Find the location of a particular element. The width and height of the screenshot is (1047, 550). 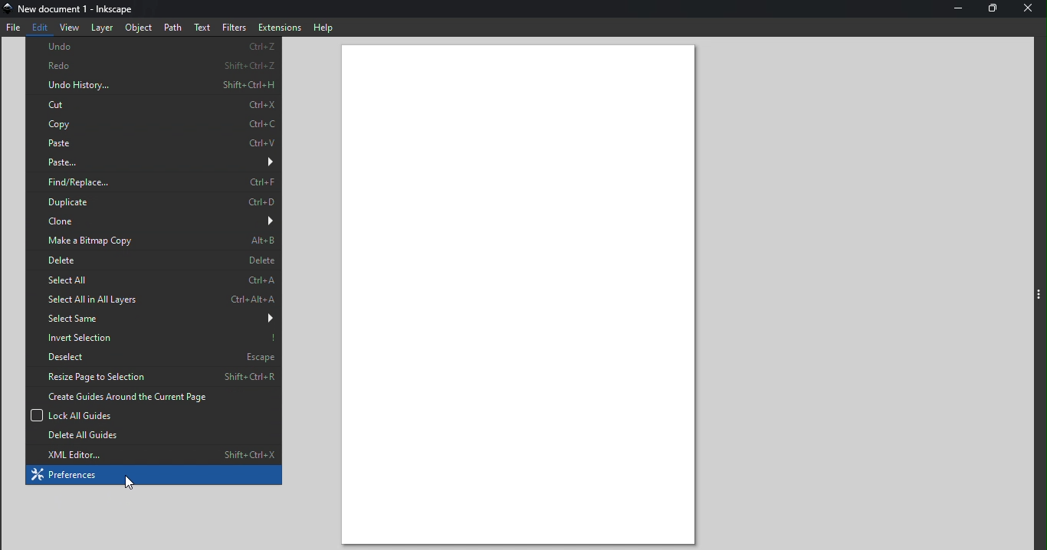

Redo is located at coordinates (153, 67).